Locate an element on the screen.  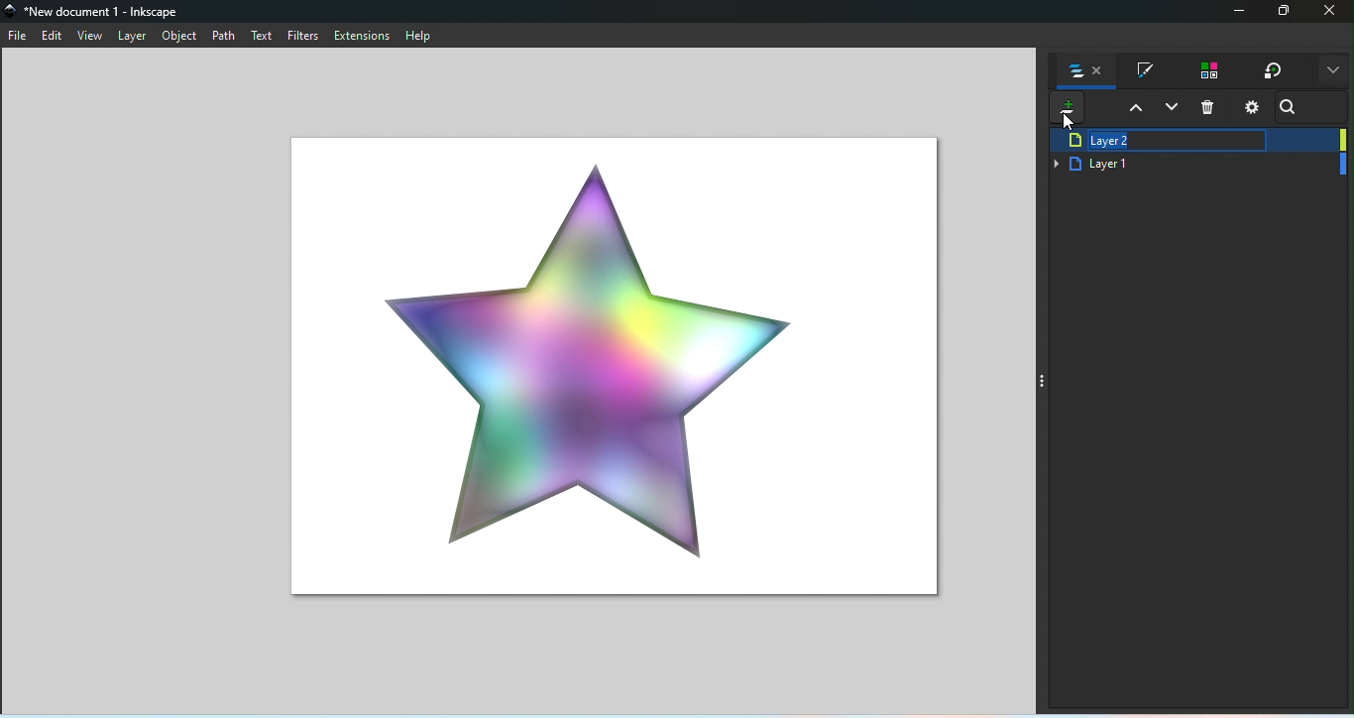
Transform is located at coordinates (1273, 71).